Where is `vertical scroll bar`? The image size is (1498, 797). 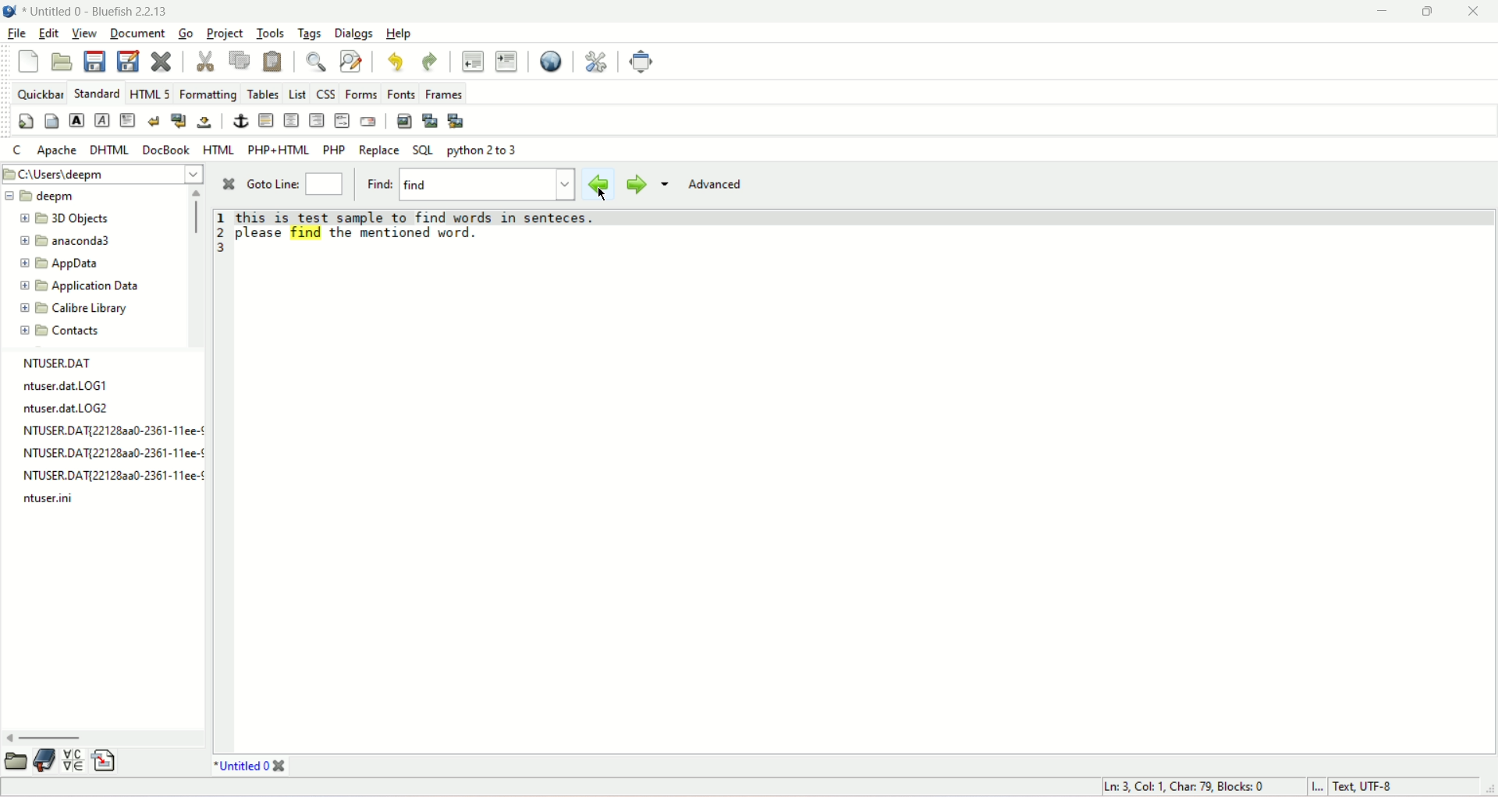
vertical scroll bar is located at coordinates (195, 218).